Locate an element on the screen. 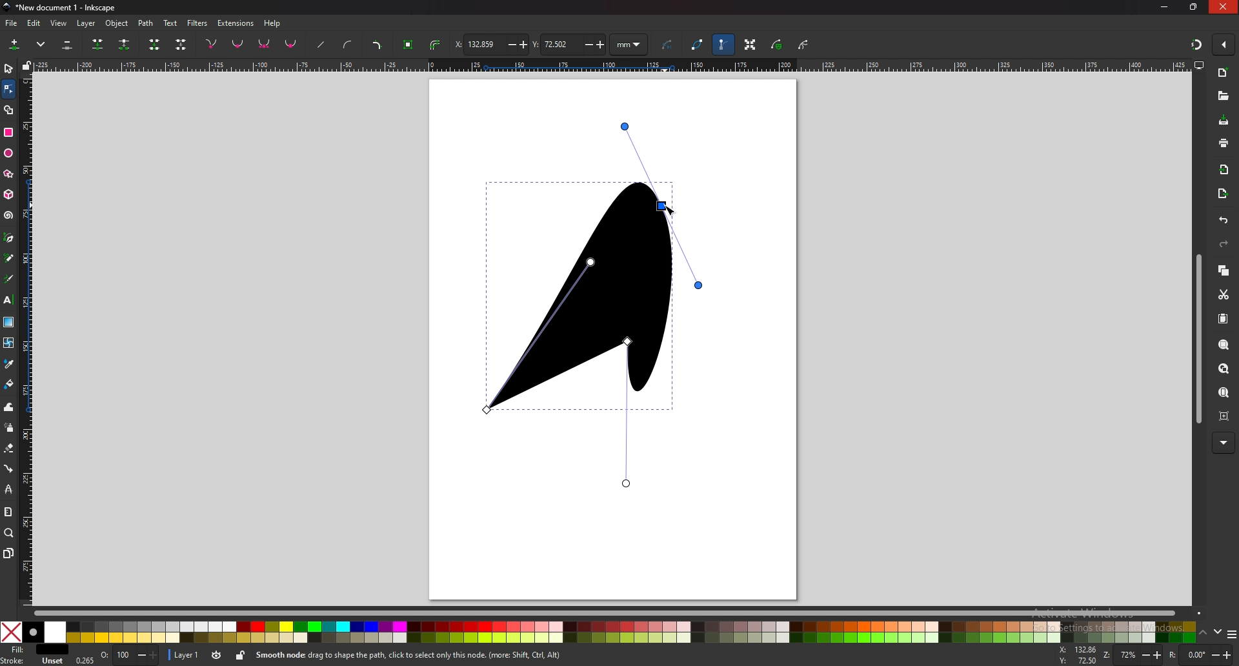 Image resolution: width=1239 pixels, height=666 pixels. snapping is located at coordinates (1196, 45).